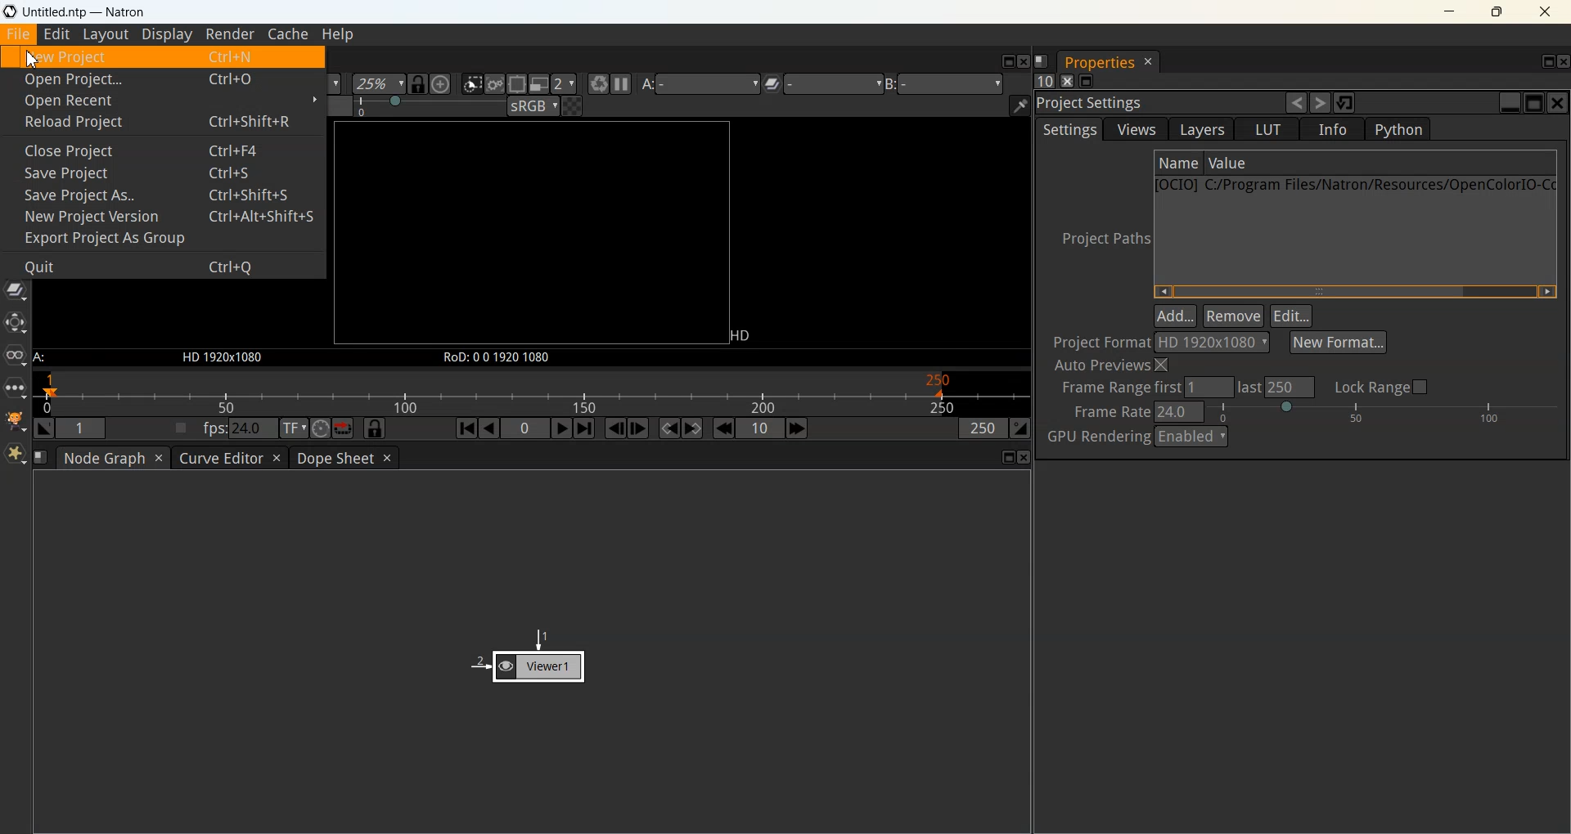  I want to click on Node Graph, so click(104, 458).